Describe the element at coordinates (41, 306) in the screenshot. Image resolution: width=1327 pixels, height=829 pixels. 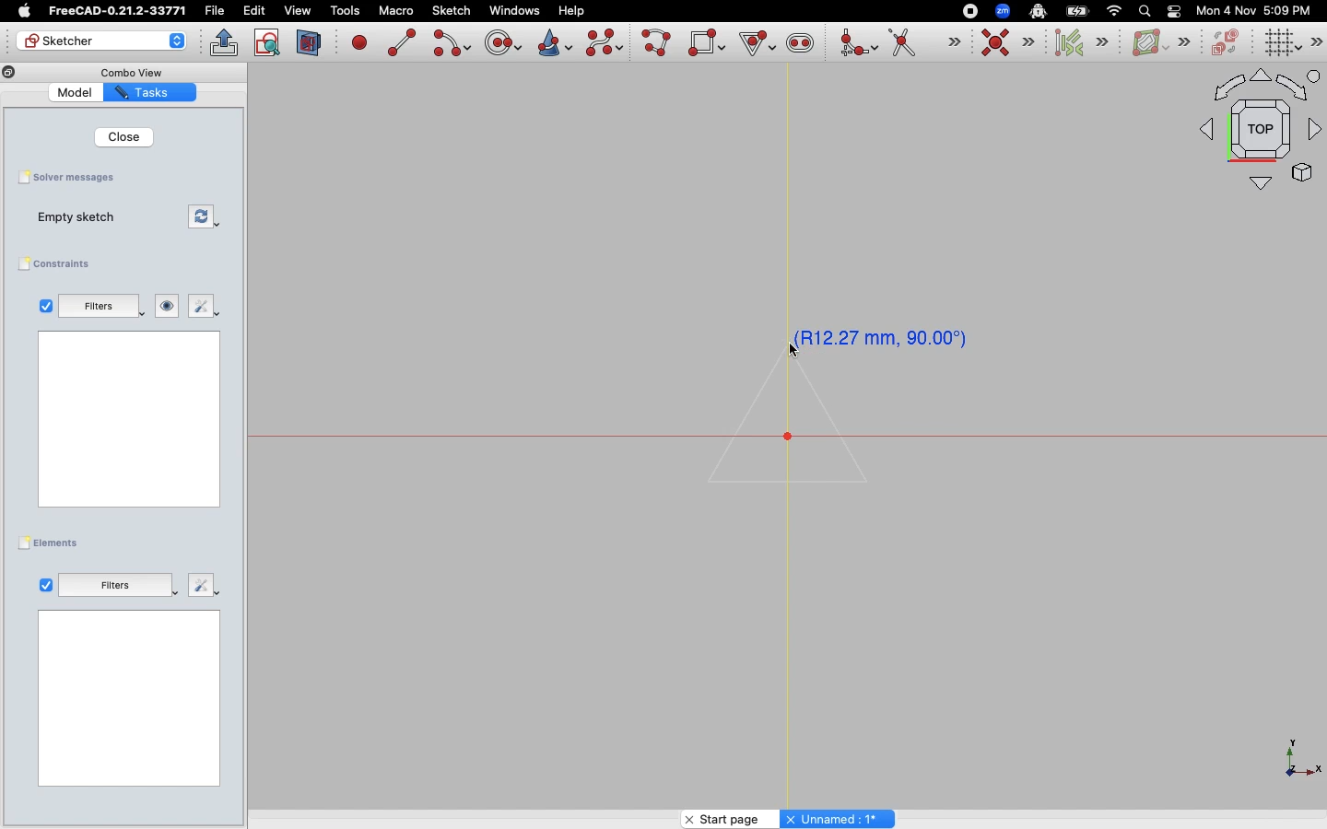
I see `Checkbox` at that location.